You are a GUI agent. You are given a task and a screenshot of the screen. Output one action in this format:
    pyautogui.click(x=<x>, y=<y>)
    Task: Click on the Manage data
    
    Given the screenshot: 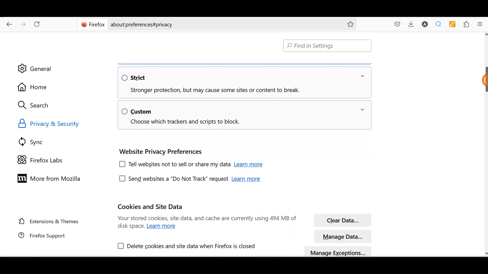 What is the action you would take?
    pyautogui.click(x=342, y=237)
    